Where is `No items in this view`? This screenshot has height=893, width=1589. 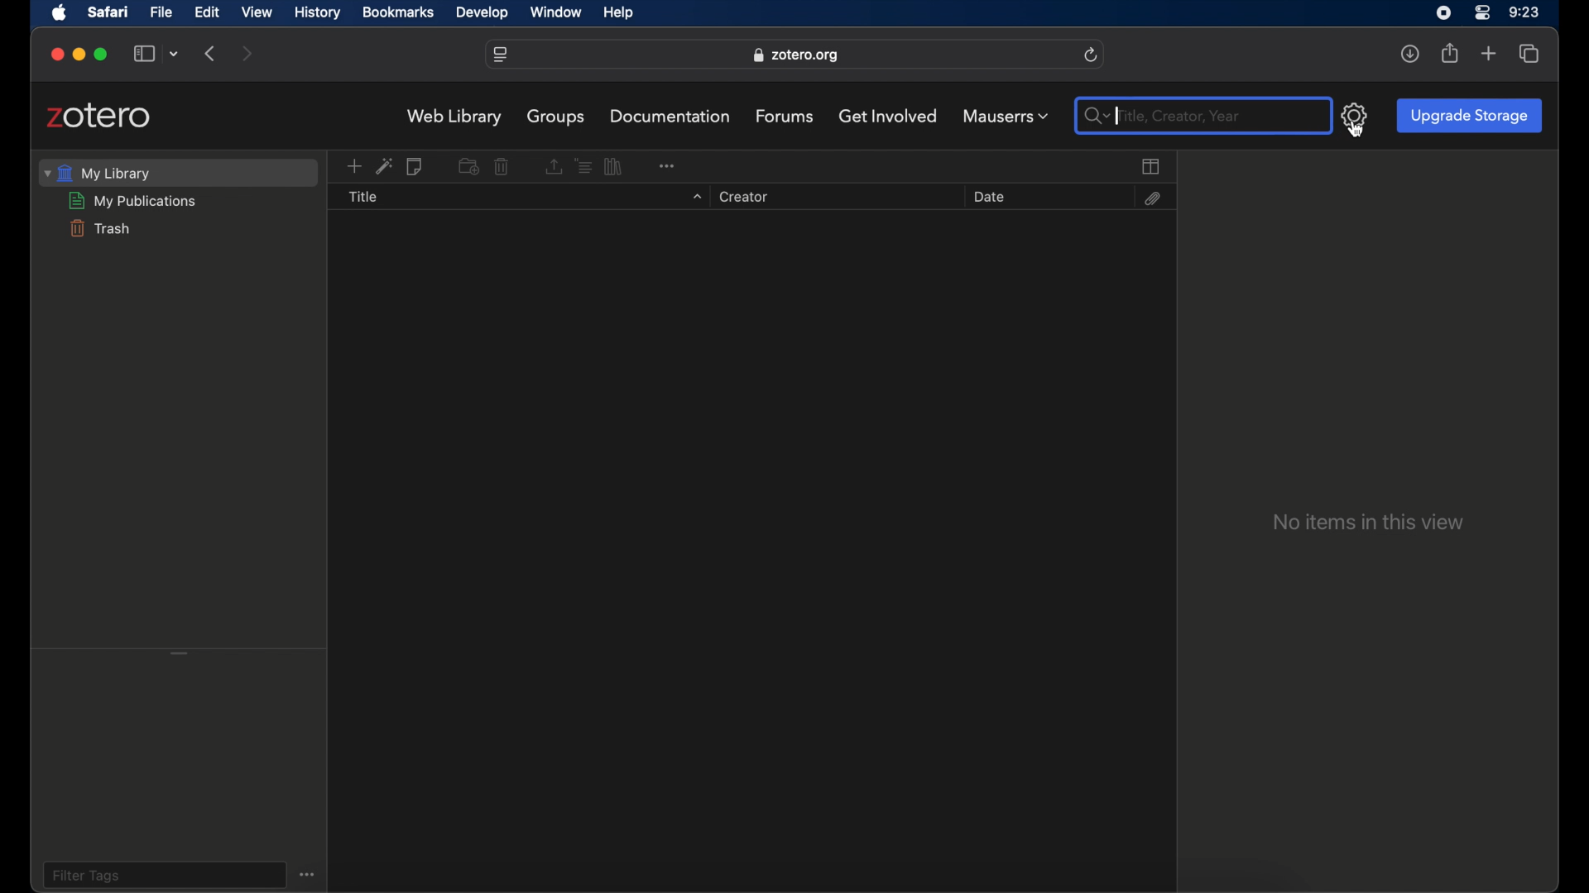
No items in this view is located at coordinates (1367, 523).